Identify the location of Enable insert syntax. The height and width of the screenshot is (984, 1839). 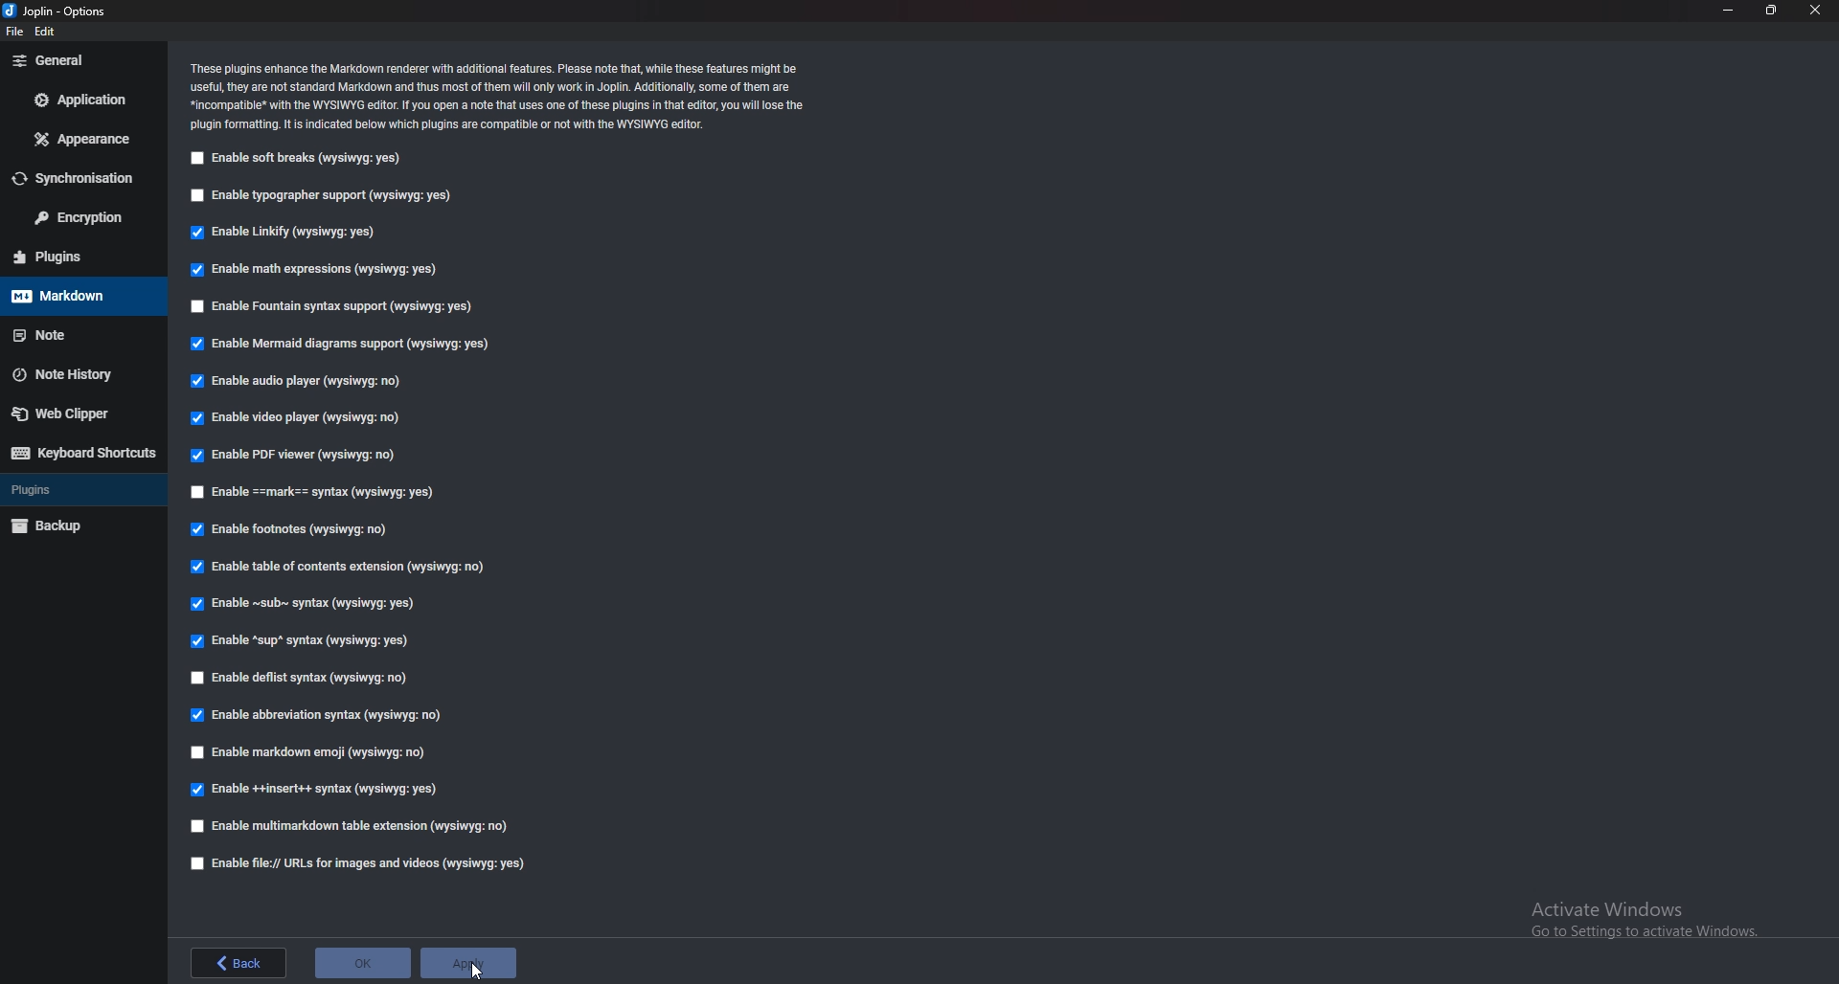
(324, 789).